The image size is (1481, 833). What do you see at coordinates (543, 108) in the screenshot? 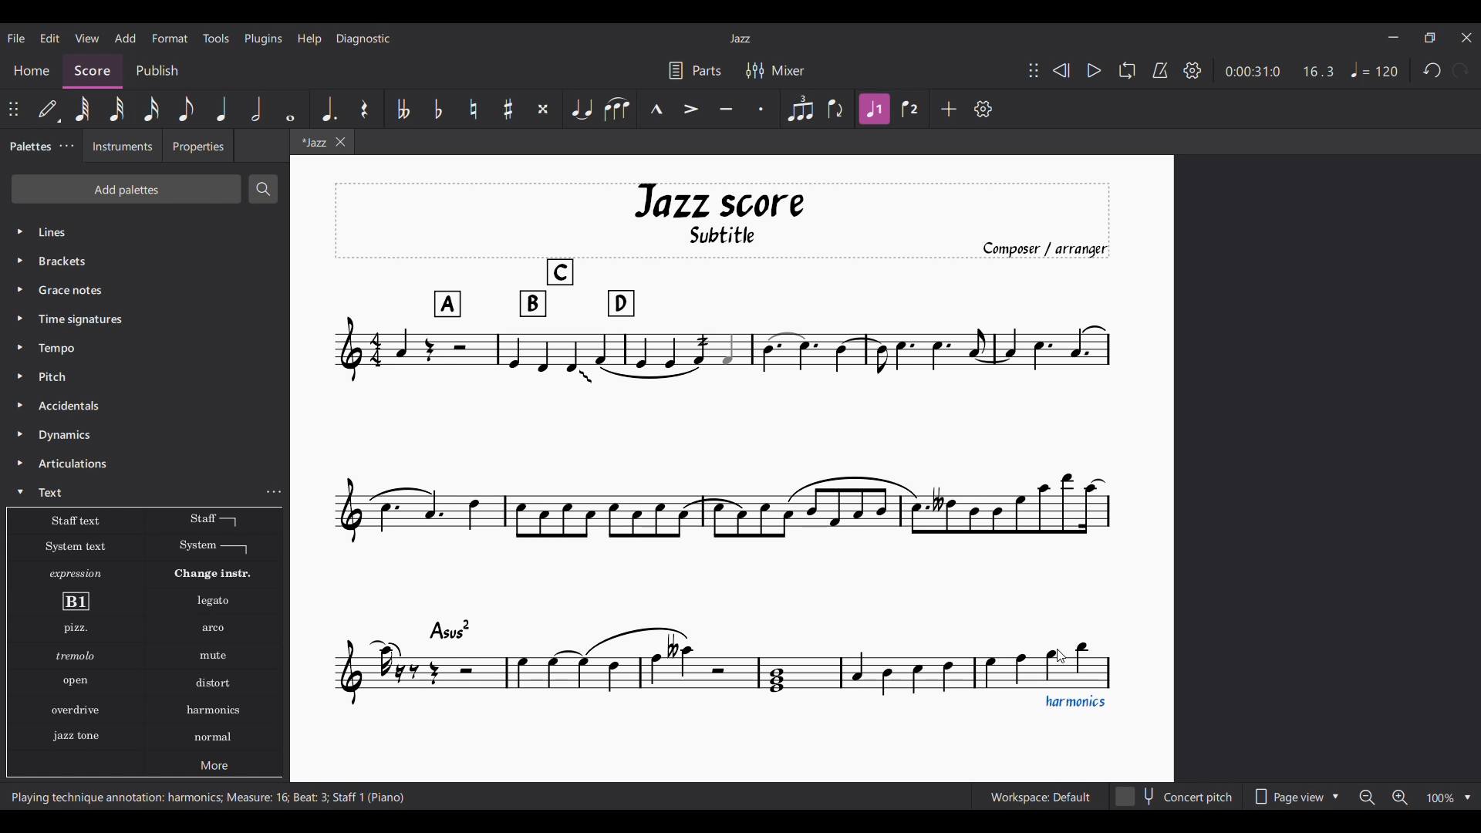
I see `Toggle double sharp` at bounding box center [543, 108].